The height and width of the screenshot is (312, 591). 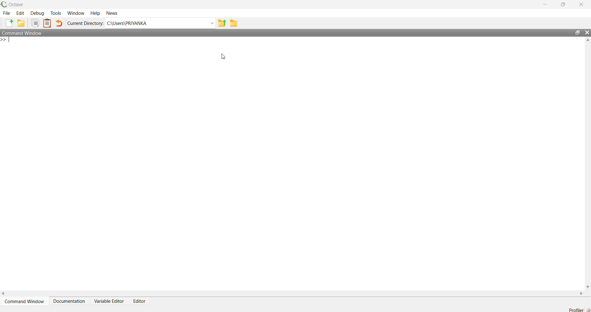 I want to click on Editor, so click(x=141, y=299).